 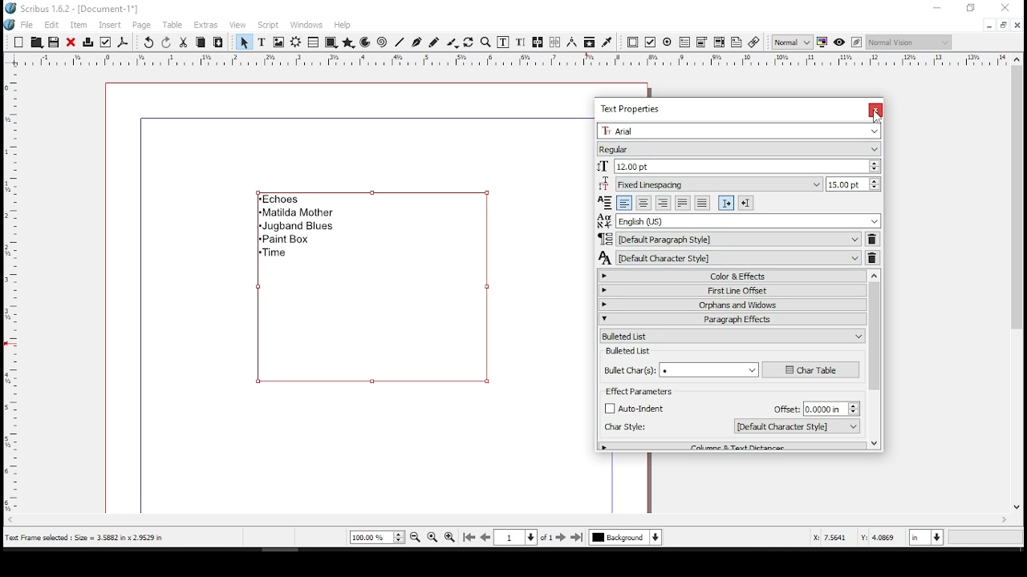 I want to click on insert, so click(x=111, y=24).